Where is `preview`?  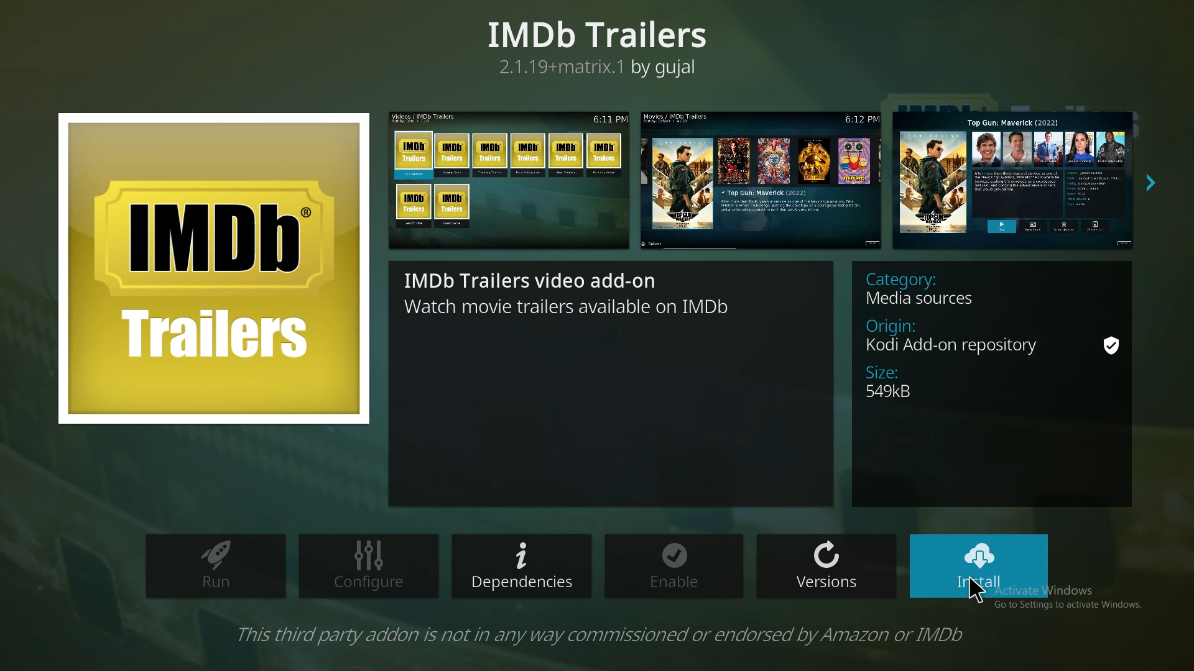
preview is located at coordinates (510, 179).